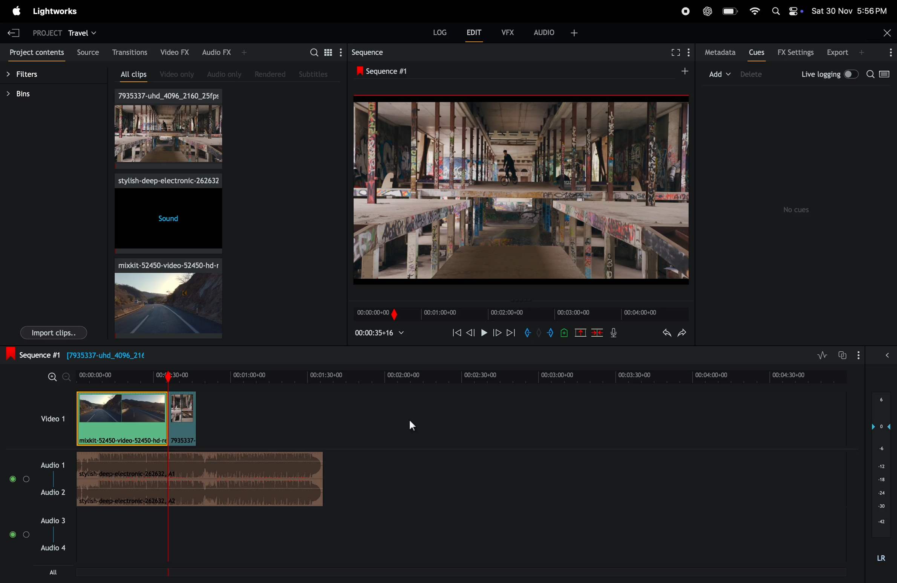  Describe the element at coordinates (202, 481) in the screenshot. I see `audip track` at that location.